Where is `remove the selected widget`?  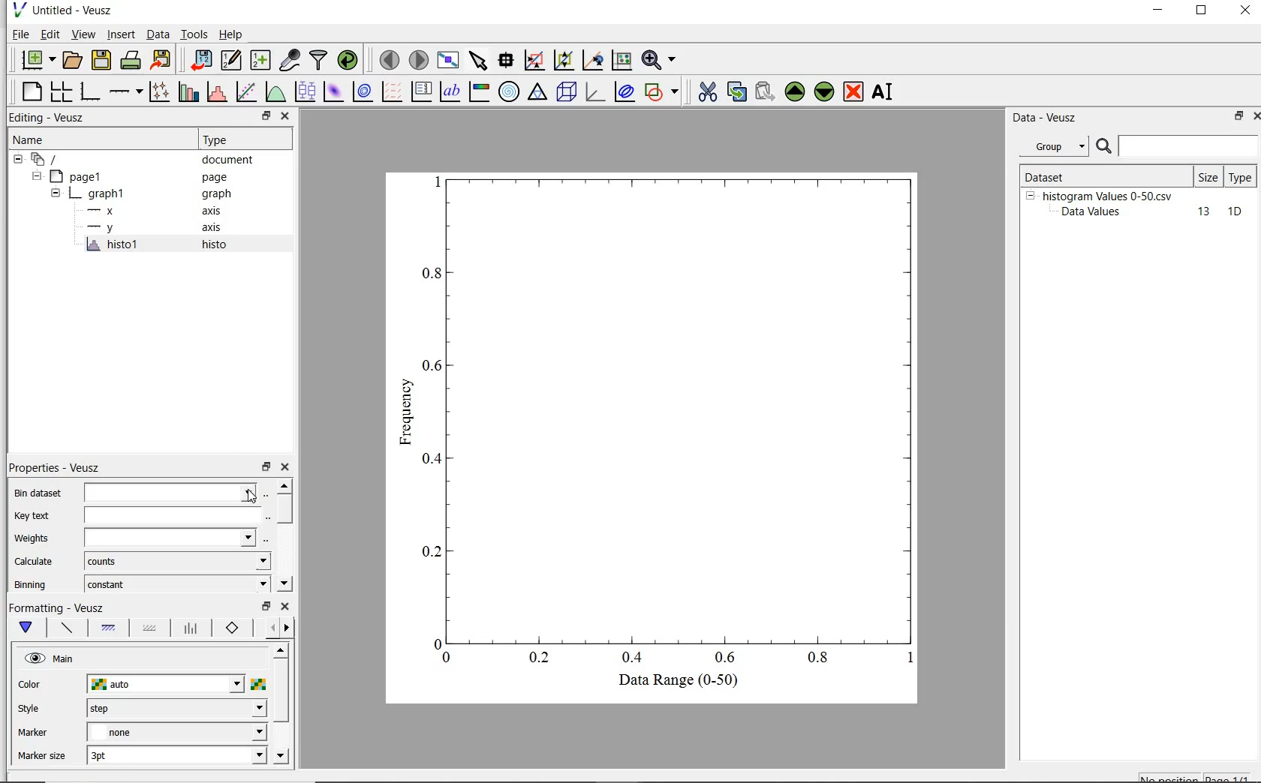 remove the selected widget is located at coordinates (853, 93).